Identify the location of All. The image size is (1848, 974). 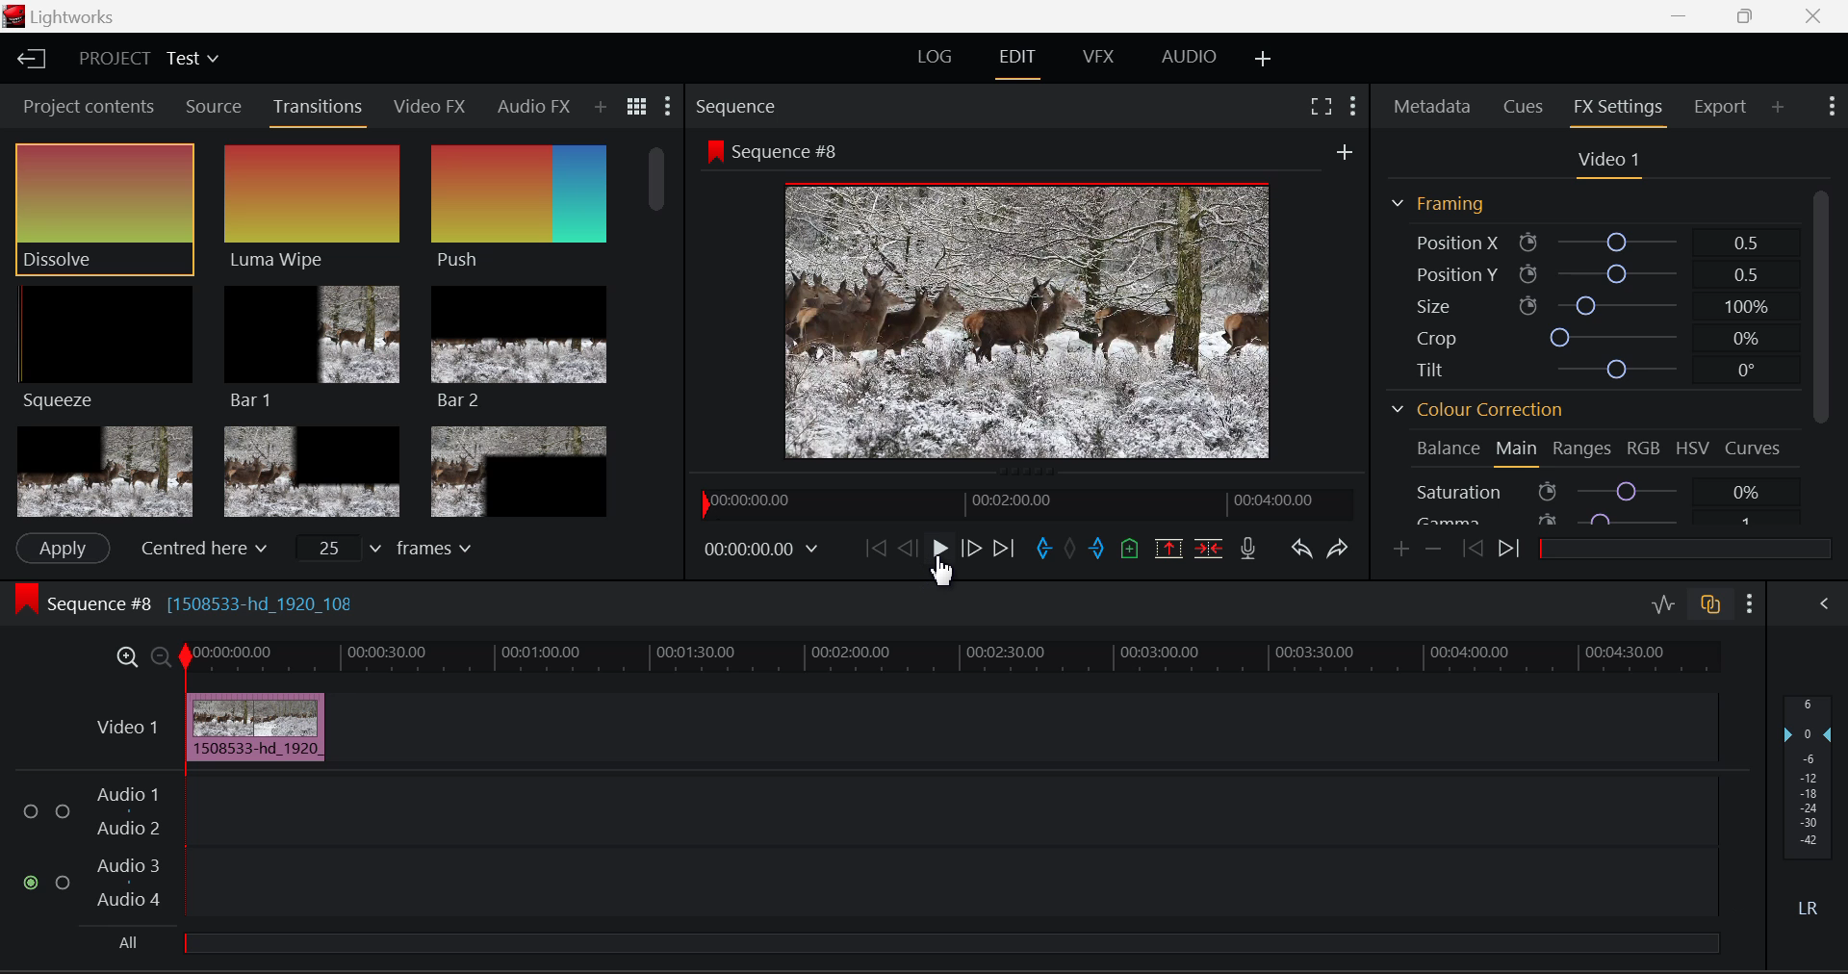
(125, 942).